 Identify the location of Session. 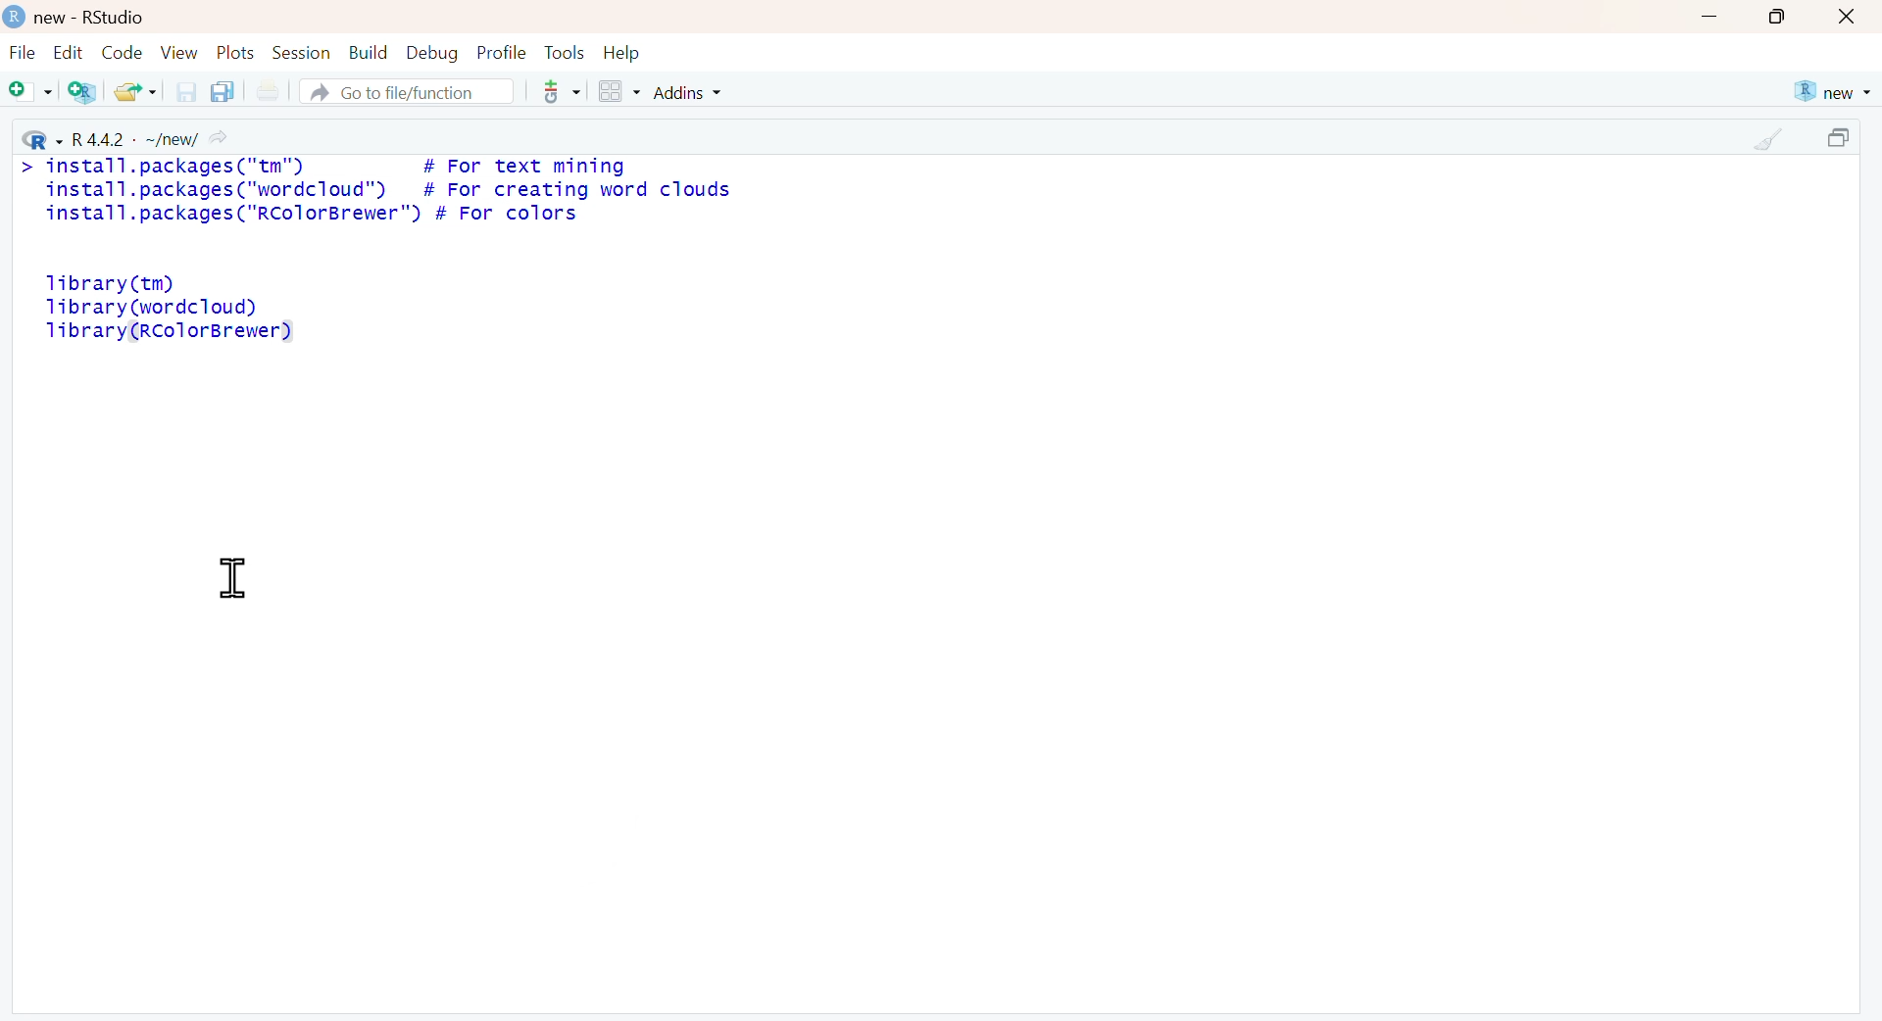
(304, 53).